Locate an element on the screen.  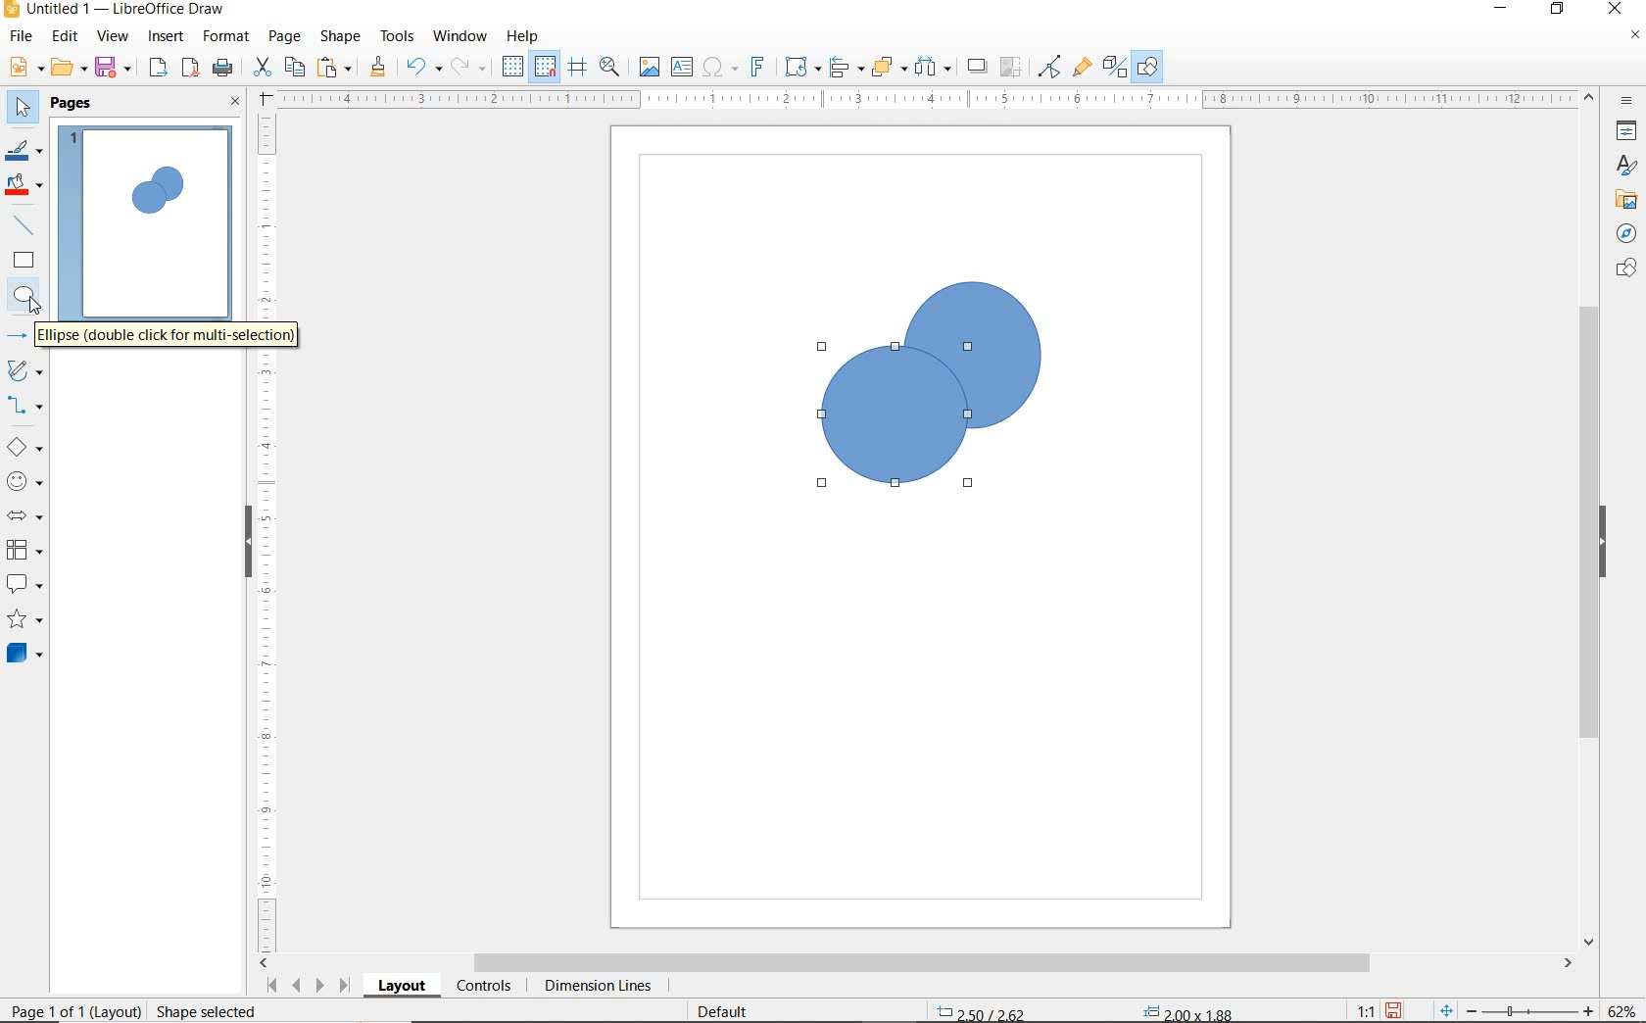
PRINT is located at coordinates (223, 68).